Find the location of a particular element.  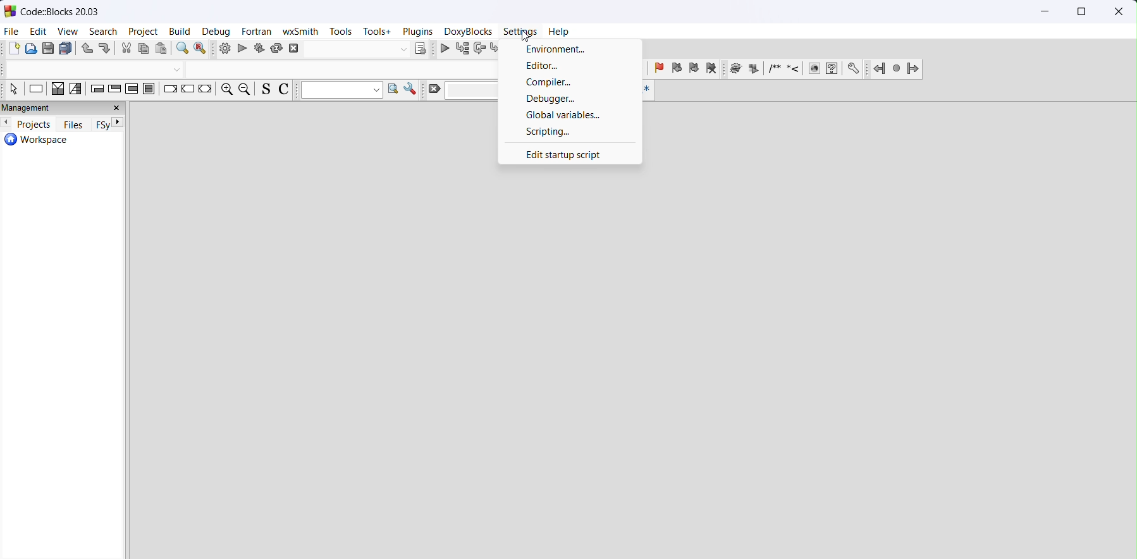

text to search is located at coordinates (342, 90).